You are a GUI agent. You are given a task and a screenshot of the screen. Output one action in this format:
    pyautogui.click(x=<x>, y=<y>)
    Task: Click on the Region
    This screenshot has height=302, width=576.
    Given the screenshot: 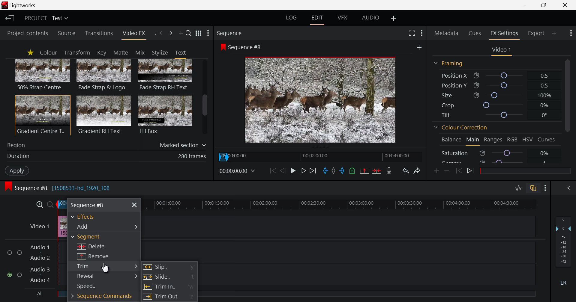 What is the action you would take?
    pyautogui.click(x=107, y=144)
    